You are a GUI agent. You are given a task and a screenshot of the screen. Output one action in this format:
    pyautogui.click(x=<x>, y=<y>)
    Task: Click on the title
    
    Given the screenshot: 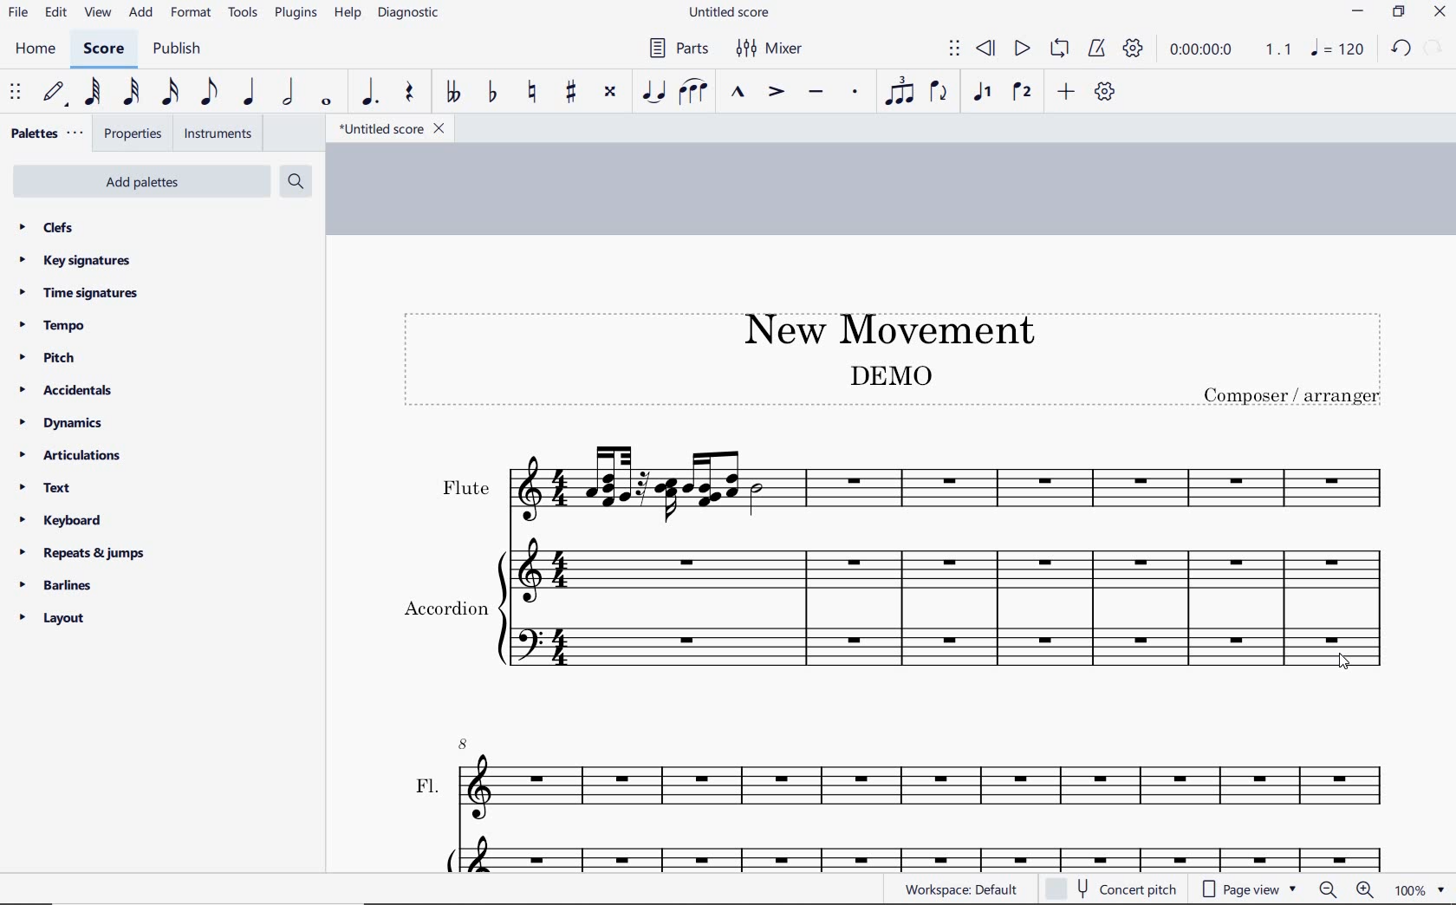 What is the action you would take?
    pyautogui.click(x=881, y=327)
    